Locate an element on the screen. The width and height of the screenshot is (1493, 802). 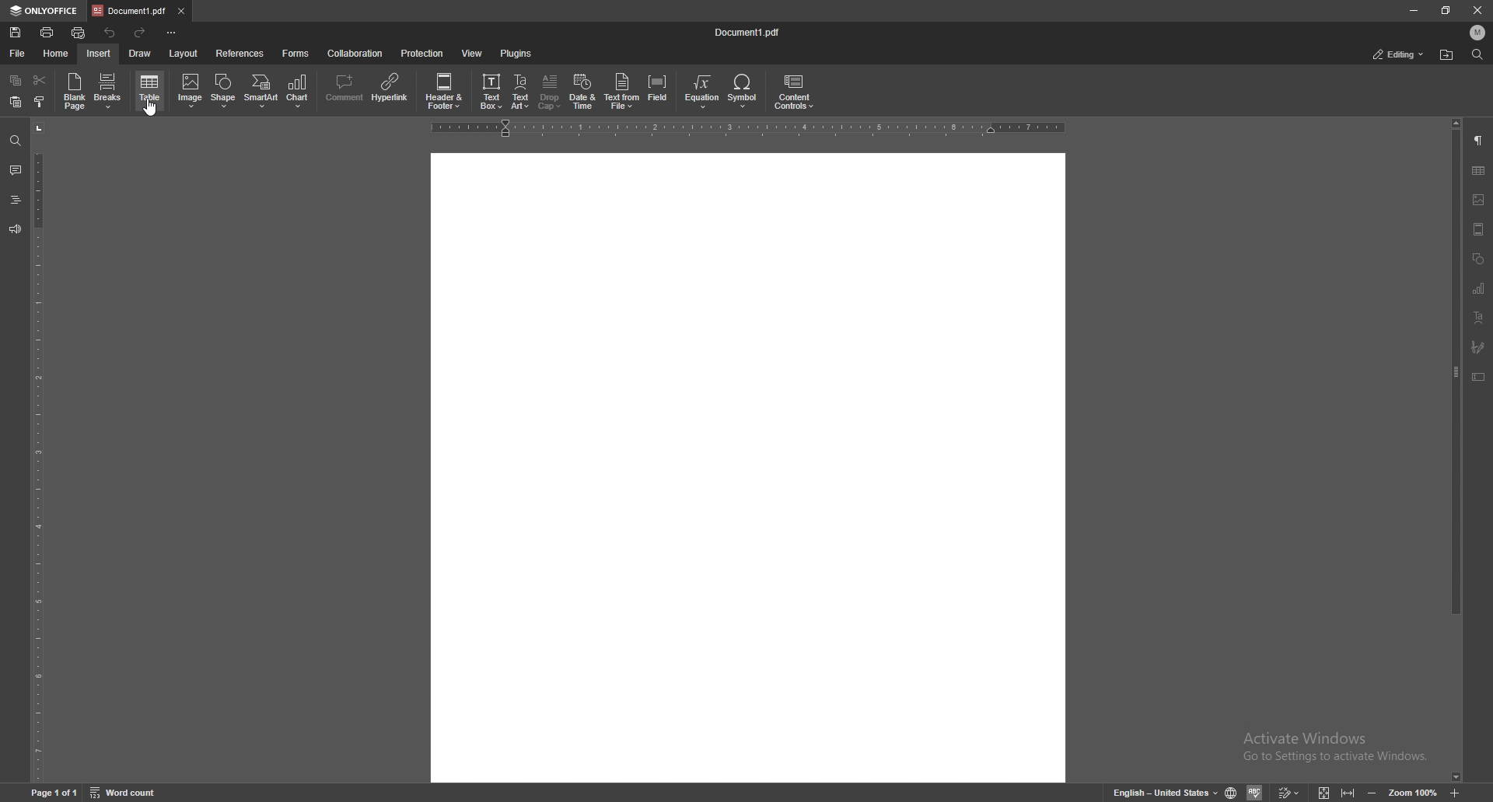
shape is located at coordinates (226, 90).